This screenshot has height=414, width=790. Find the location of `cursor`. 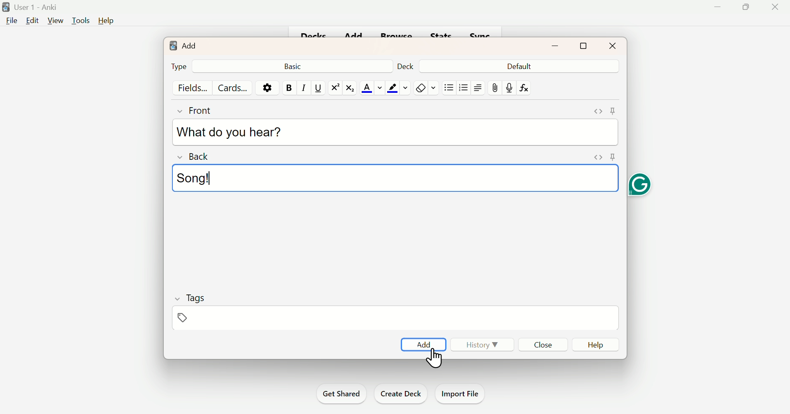

cursor is located at coordinates (434, 363).